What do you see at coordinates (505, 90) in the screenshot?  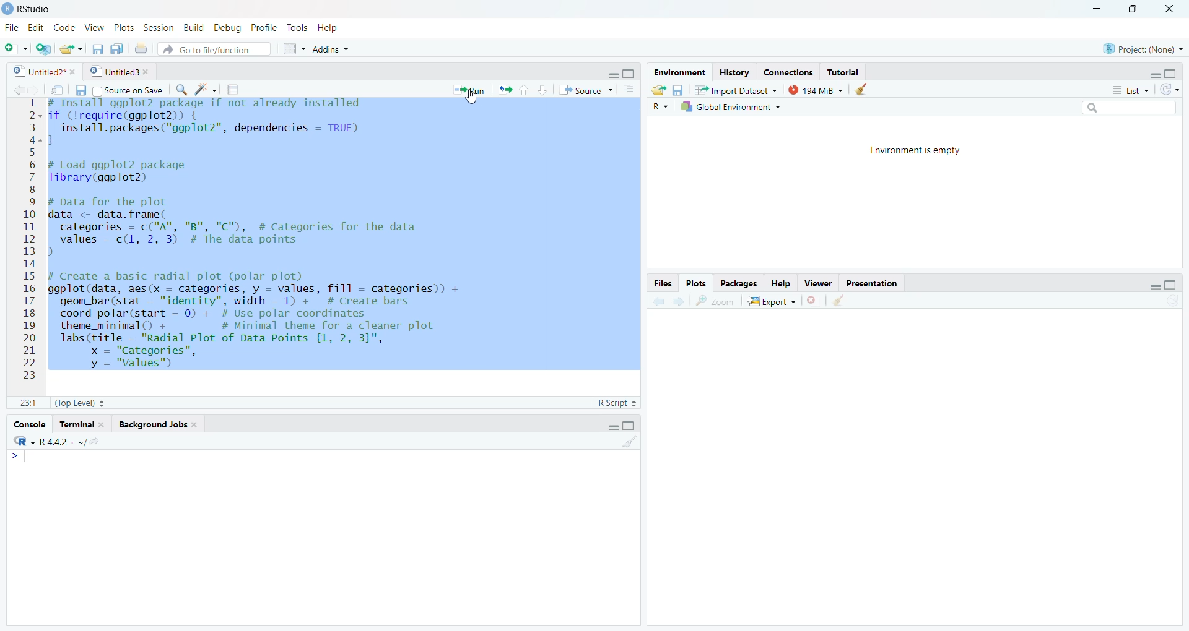 I see `re-run the previoude code` at bounding box center [505, 90].